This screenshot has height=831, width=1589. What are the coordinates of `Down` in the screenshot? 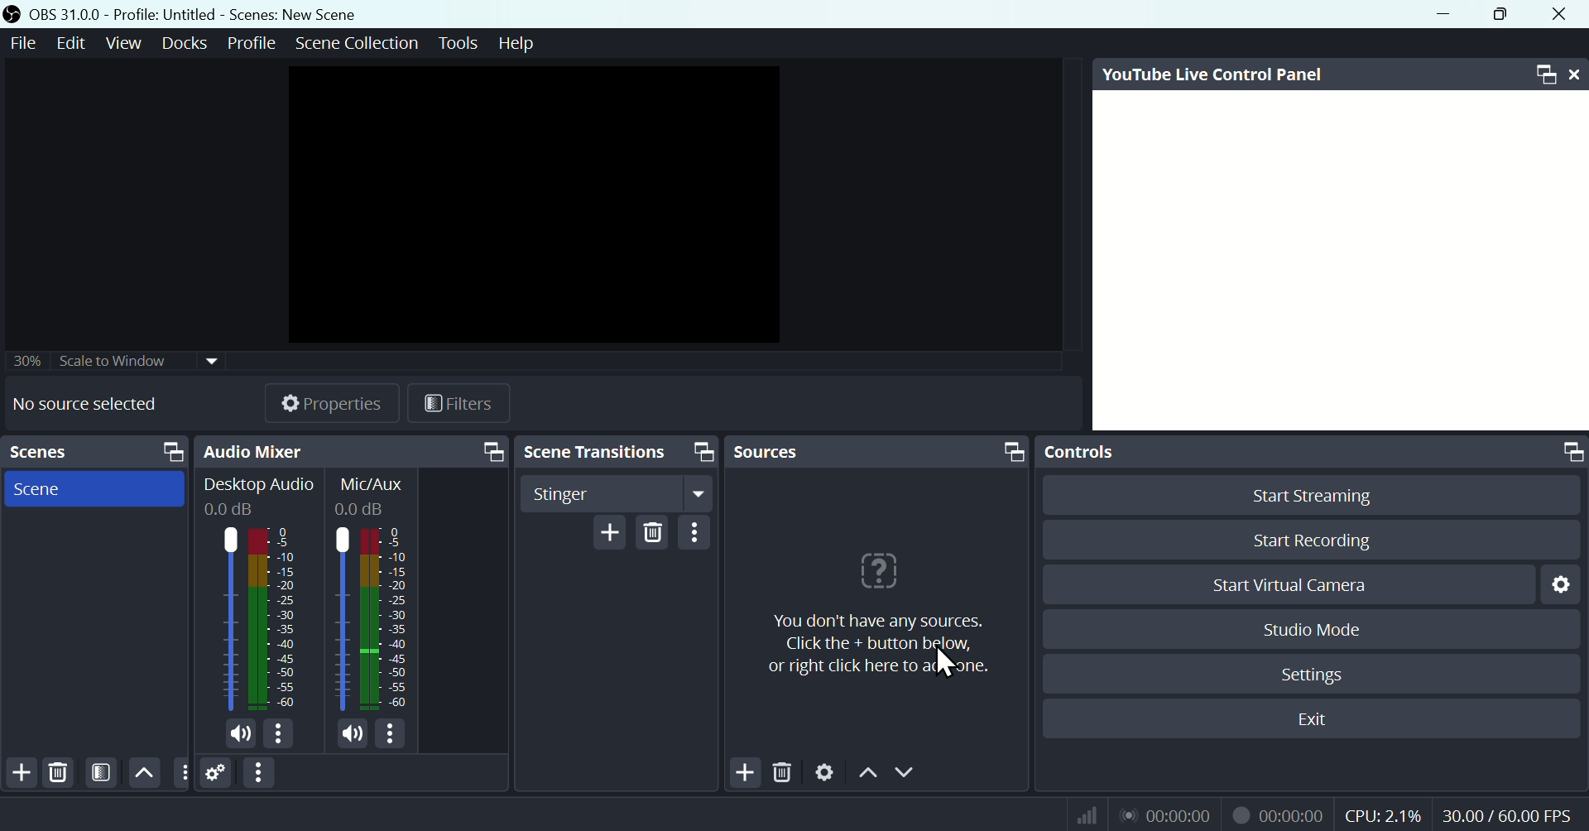 It's located at (908, 771).